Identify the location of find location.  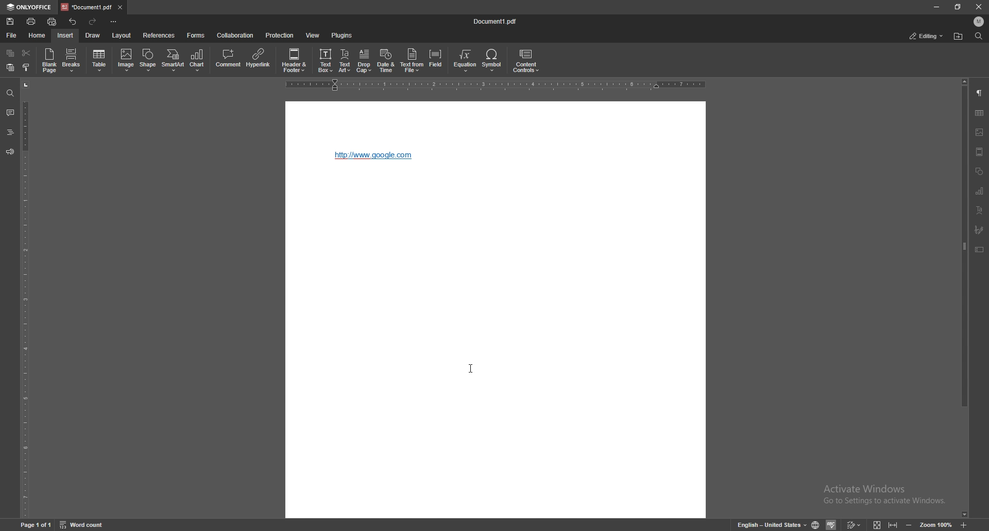
(958, 37).